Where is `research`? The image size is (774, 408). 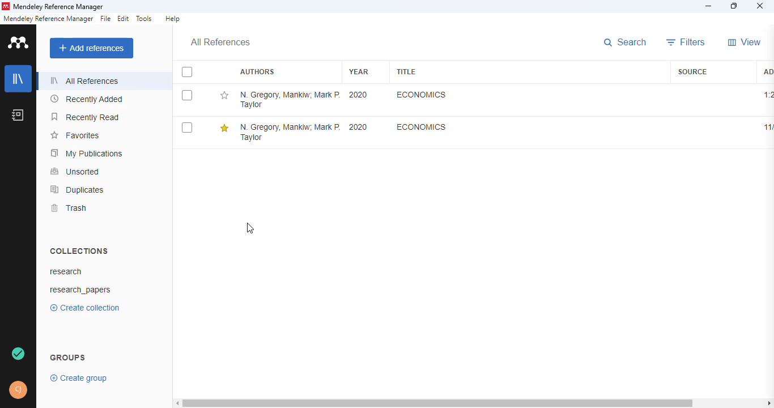
research is located at coordinates (66, 271).